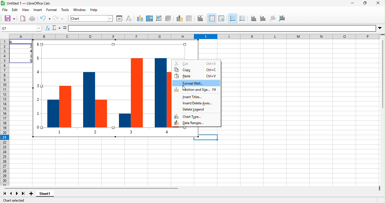 The height and width of the screenshot is (203, 385). Describe the element at coordinates (30, 56) in the screenshot. I see `1` at that location.